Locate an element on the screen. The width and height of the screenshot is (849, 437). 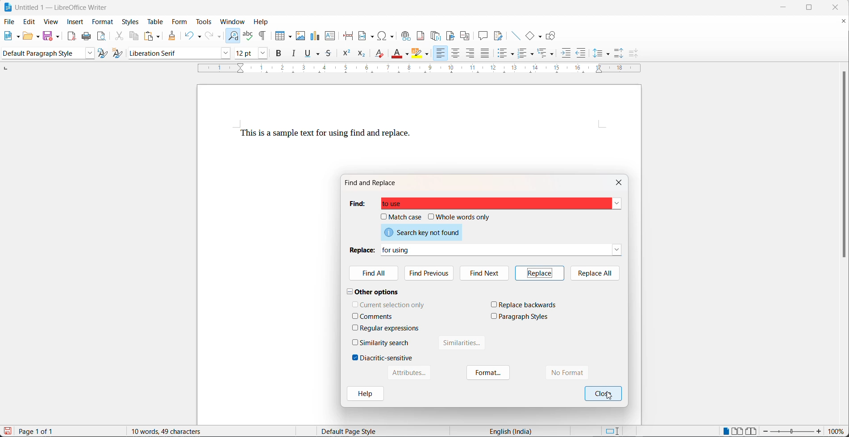
undo options is located at coordinates (199, 36).